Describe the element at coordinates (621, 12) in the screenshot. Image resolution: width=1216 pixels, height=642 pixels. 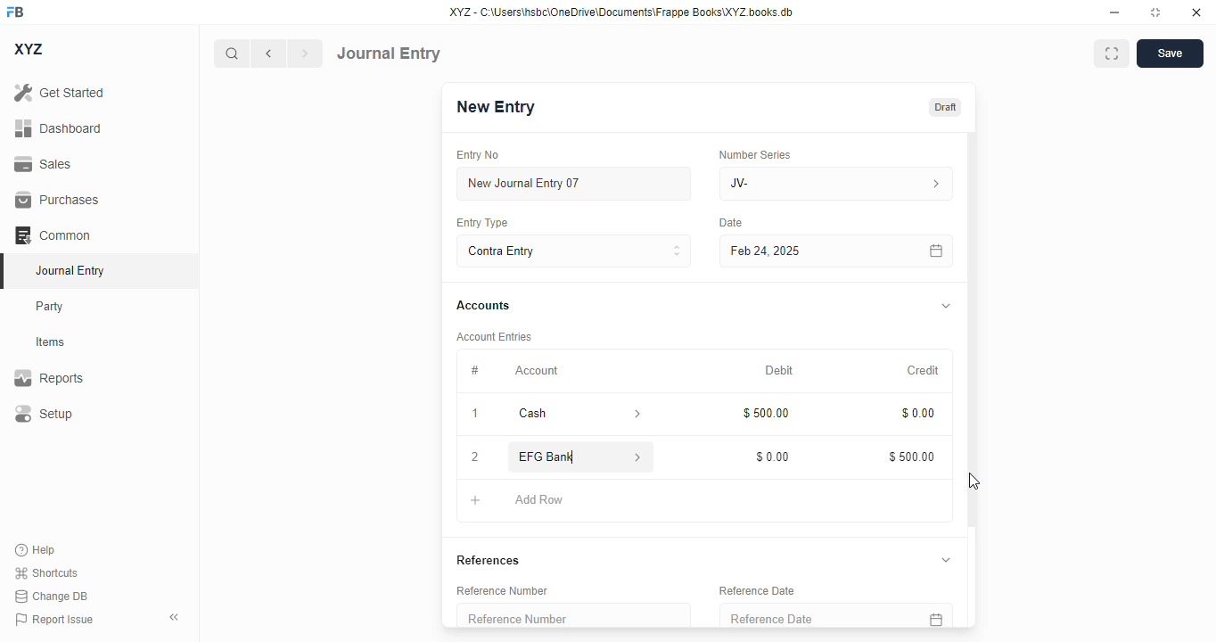
I see `XYZ - C:\Users\hsbc\OneDrive\Documents\Frappe Books\XYZ books. db` at that location.